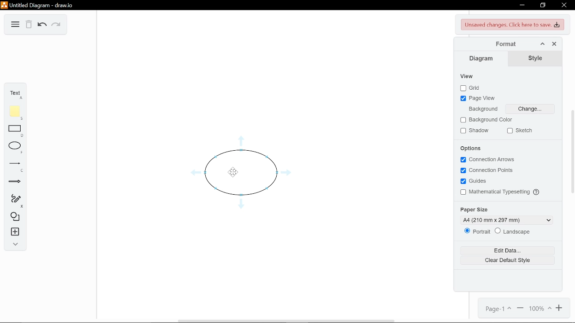  What do you see at coordinates (53, 5) in the screenshot?
I see `Current window` at bounding box center [53, 5].